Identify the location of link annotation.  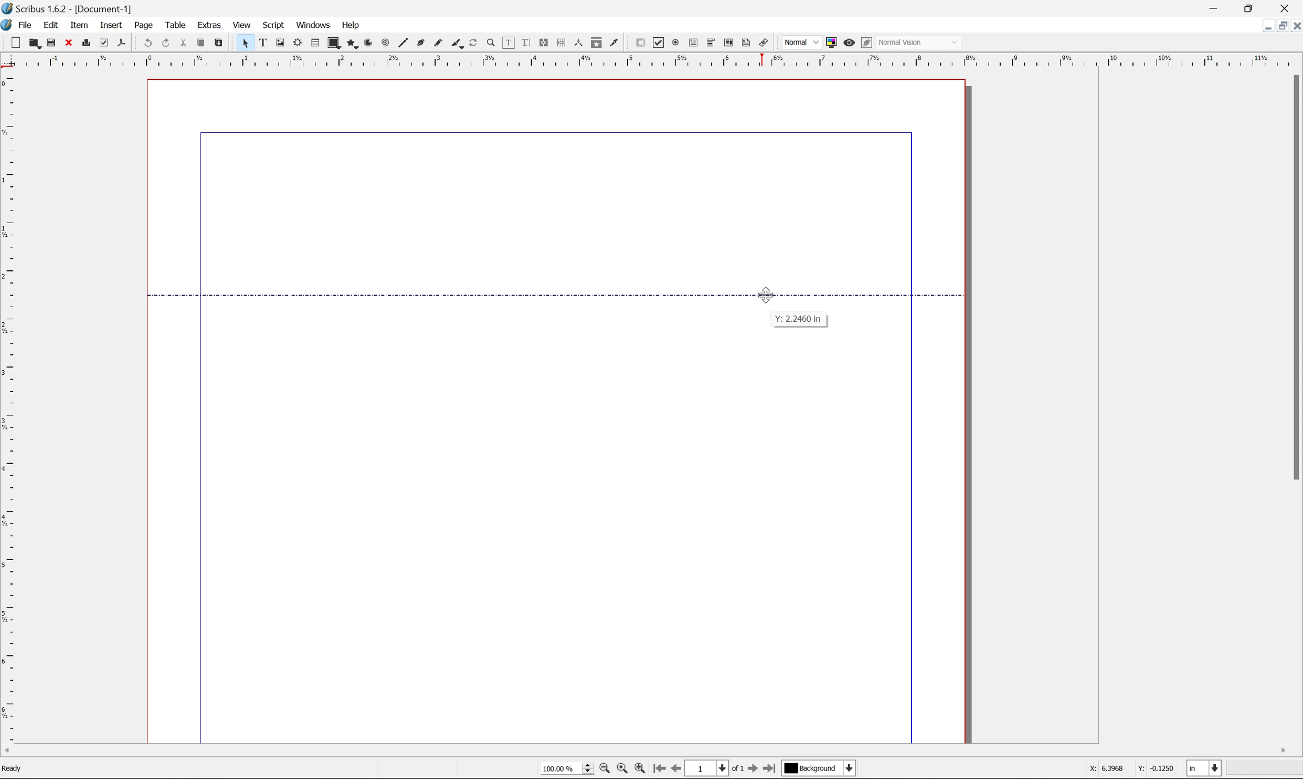
(764, 43).